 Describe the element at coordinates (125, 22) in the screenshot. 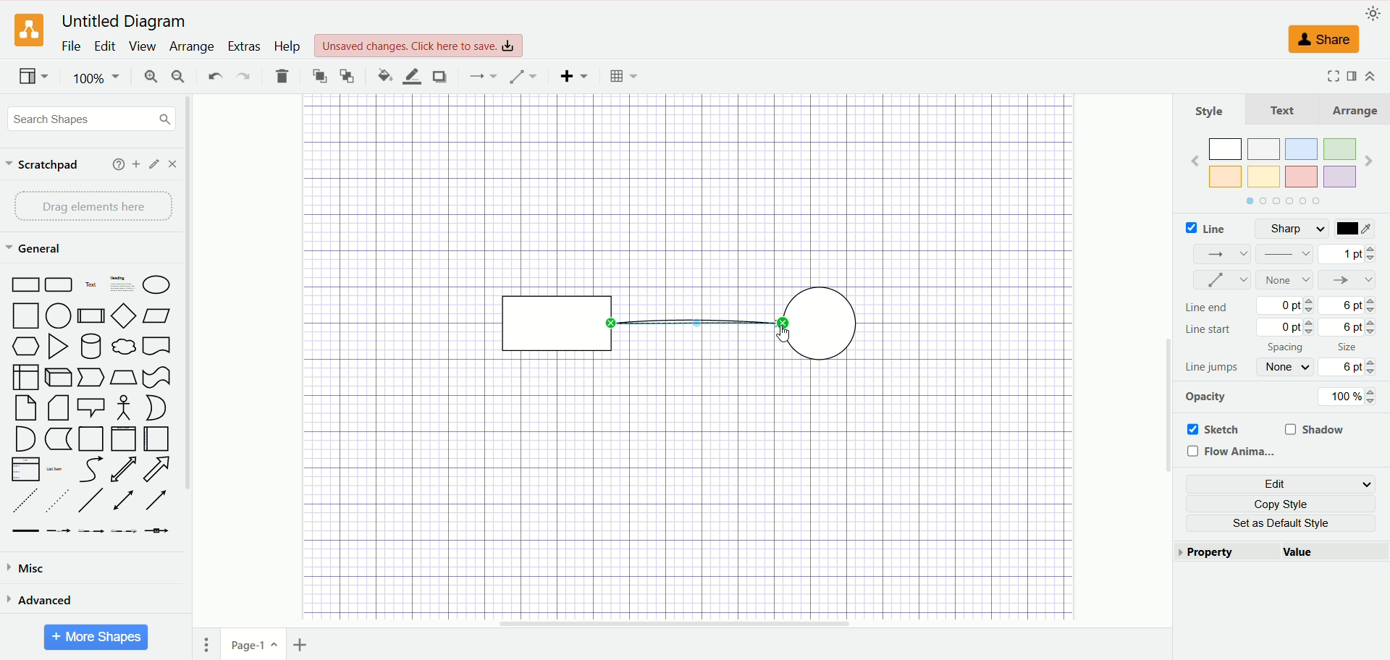

I see `Untitled Diagram` at that location.